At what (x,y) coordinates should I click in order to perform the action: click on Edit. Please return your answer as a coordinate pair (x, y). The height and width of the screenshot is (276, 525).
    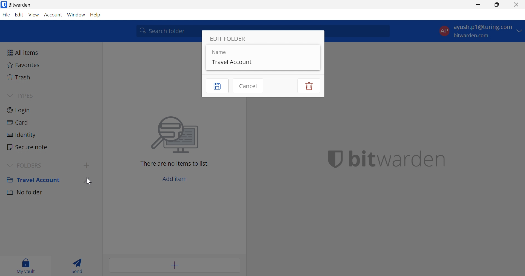
    Looking at the image, I should click on (89, 180).